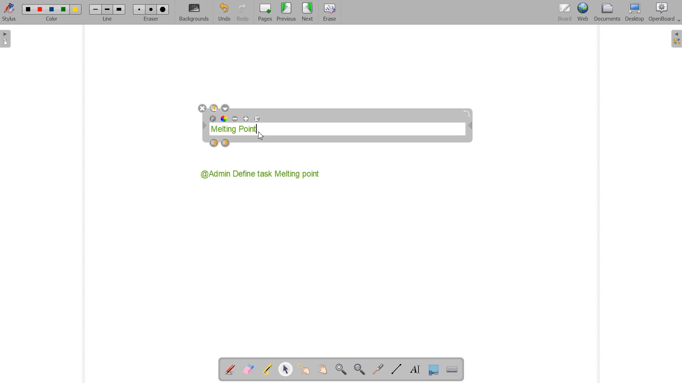 This screenshot has width=682, height=383. I want to click on , so click(286, 12).